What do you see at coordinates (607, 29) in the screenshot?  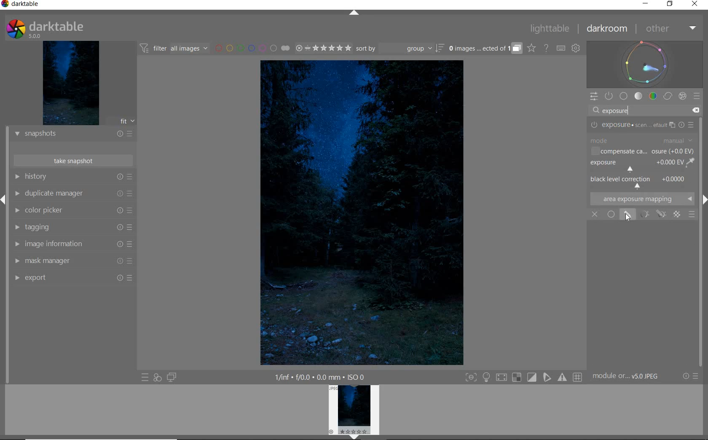 I see `DARKROOM` at bounding box center [607, 29].